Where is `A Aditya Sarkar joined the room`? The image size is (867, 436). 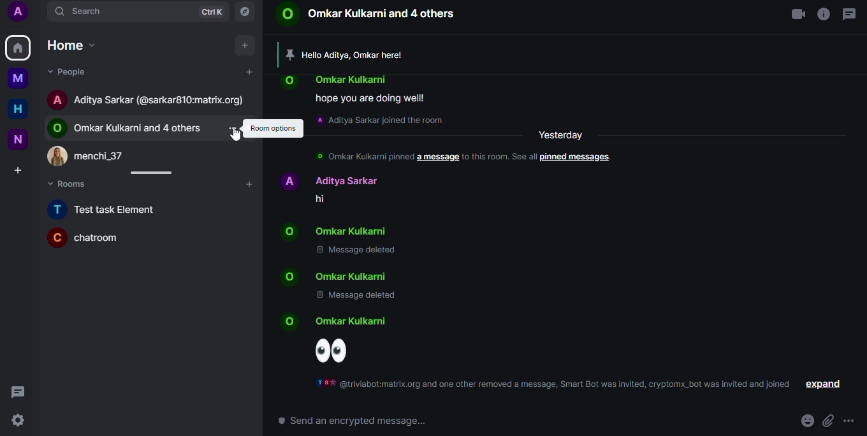 A Aditya Sarkar joined the room is located at coordinates (380, 120).